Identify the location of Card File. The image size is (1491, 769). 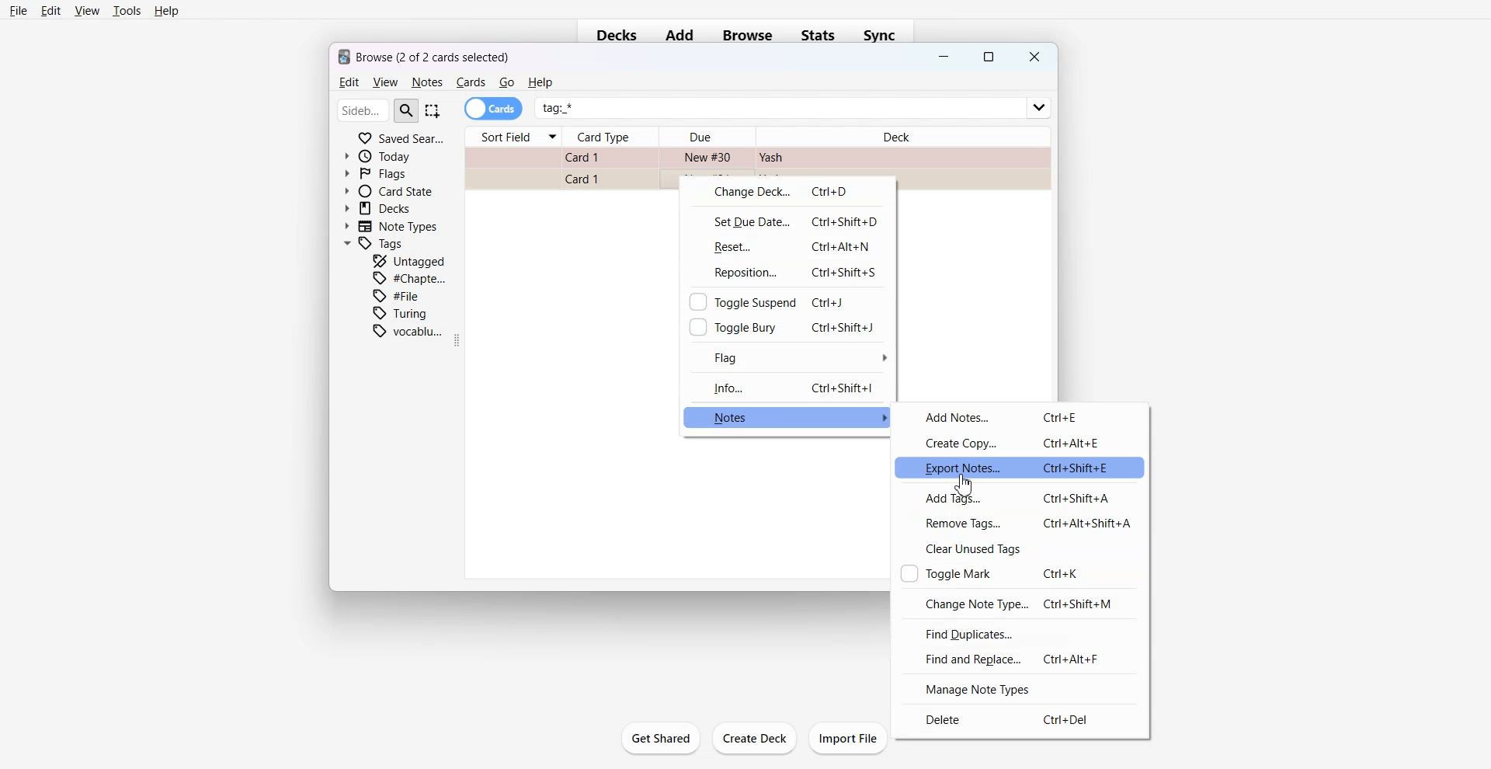
(756, 159).